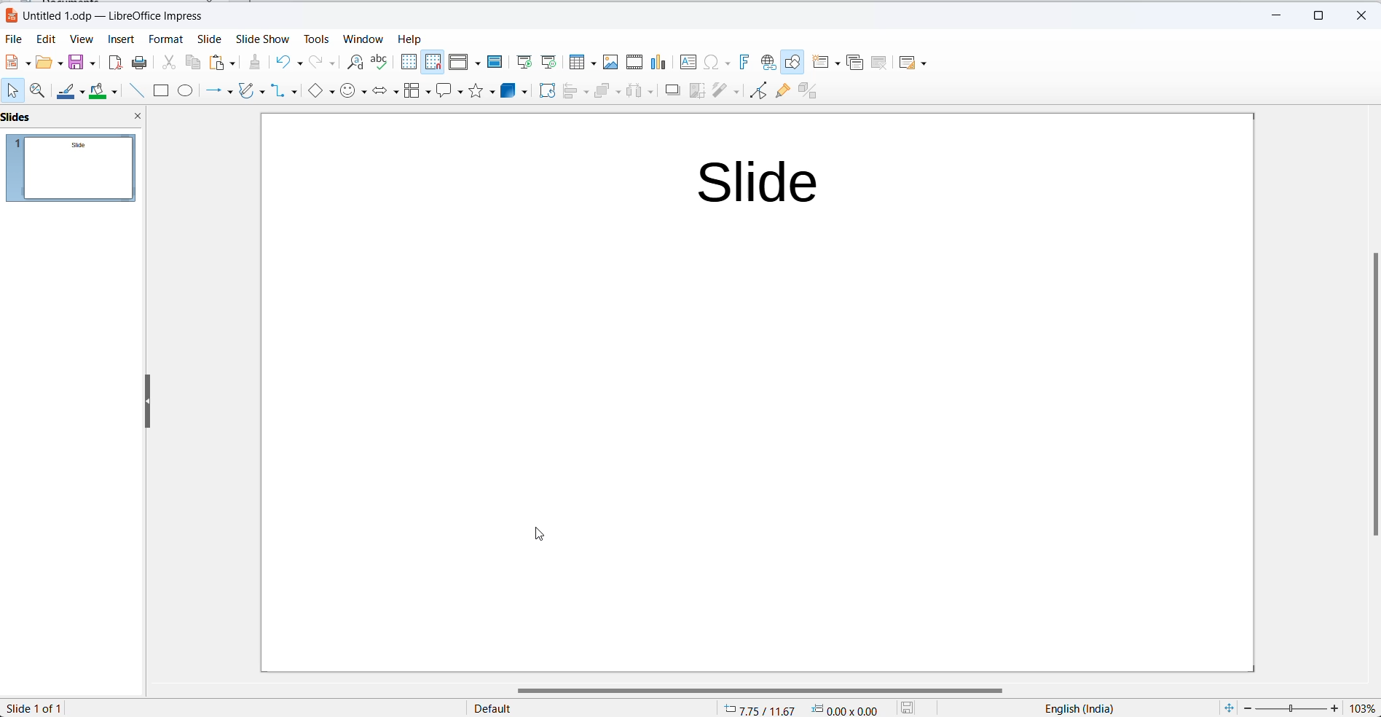 Image resolution: width=1381 pixels, height=717 pixels. I want to click on arange, so click(607, 93).